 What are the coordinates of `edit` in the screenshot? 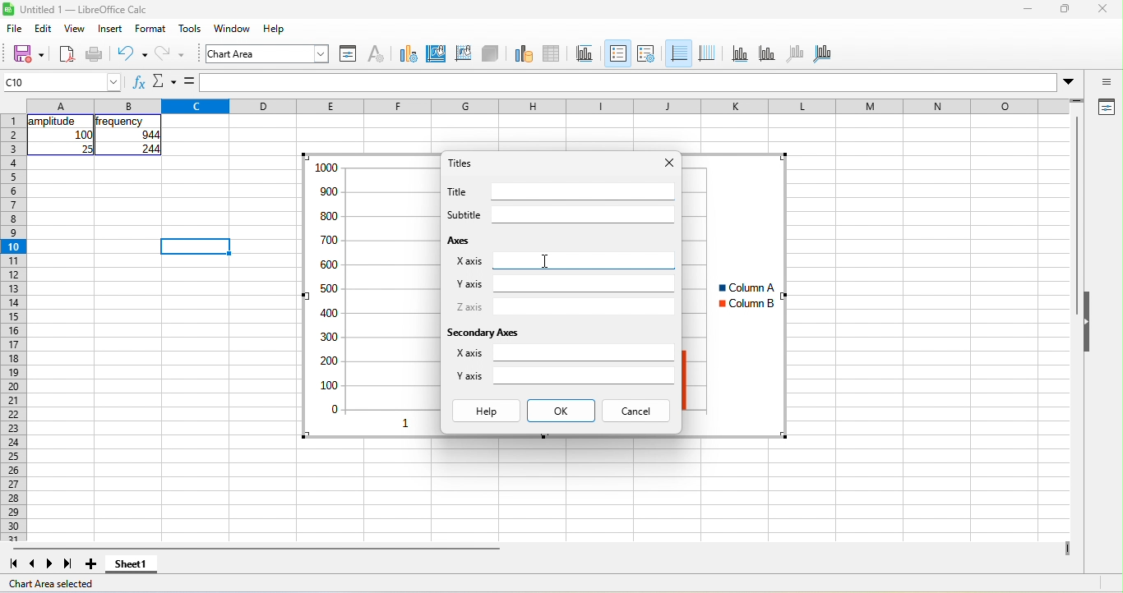 It's located at (44, 28).